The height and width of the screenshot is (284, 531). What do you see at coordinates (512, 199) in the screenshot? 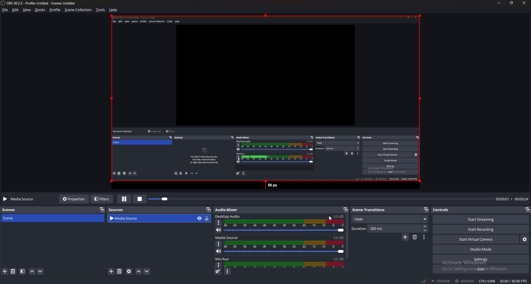
I see `00:00:01 / 00:00:24` at bounding box center [512, 199].